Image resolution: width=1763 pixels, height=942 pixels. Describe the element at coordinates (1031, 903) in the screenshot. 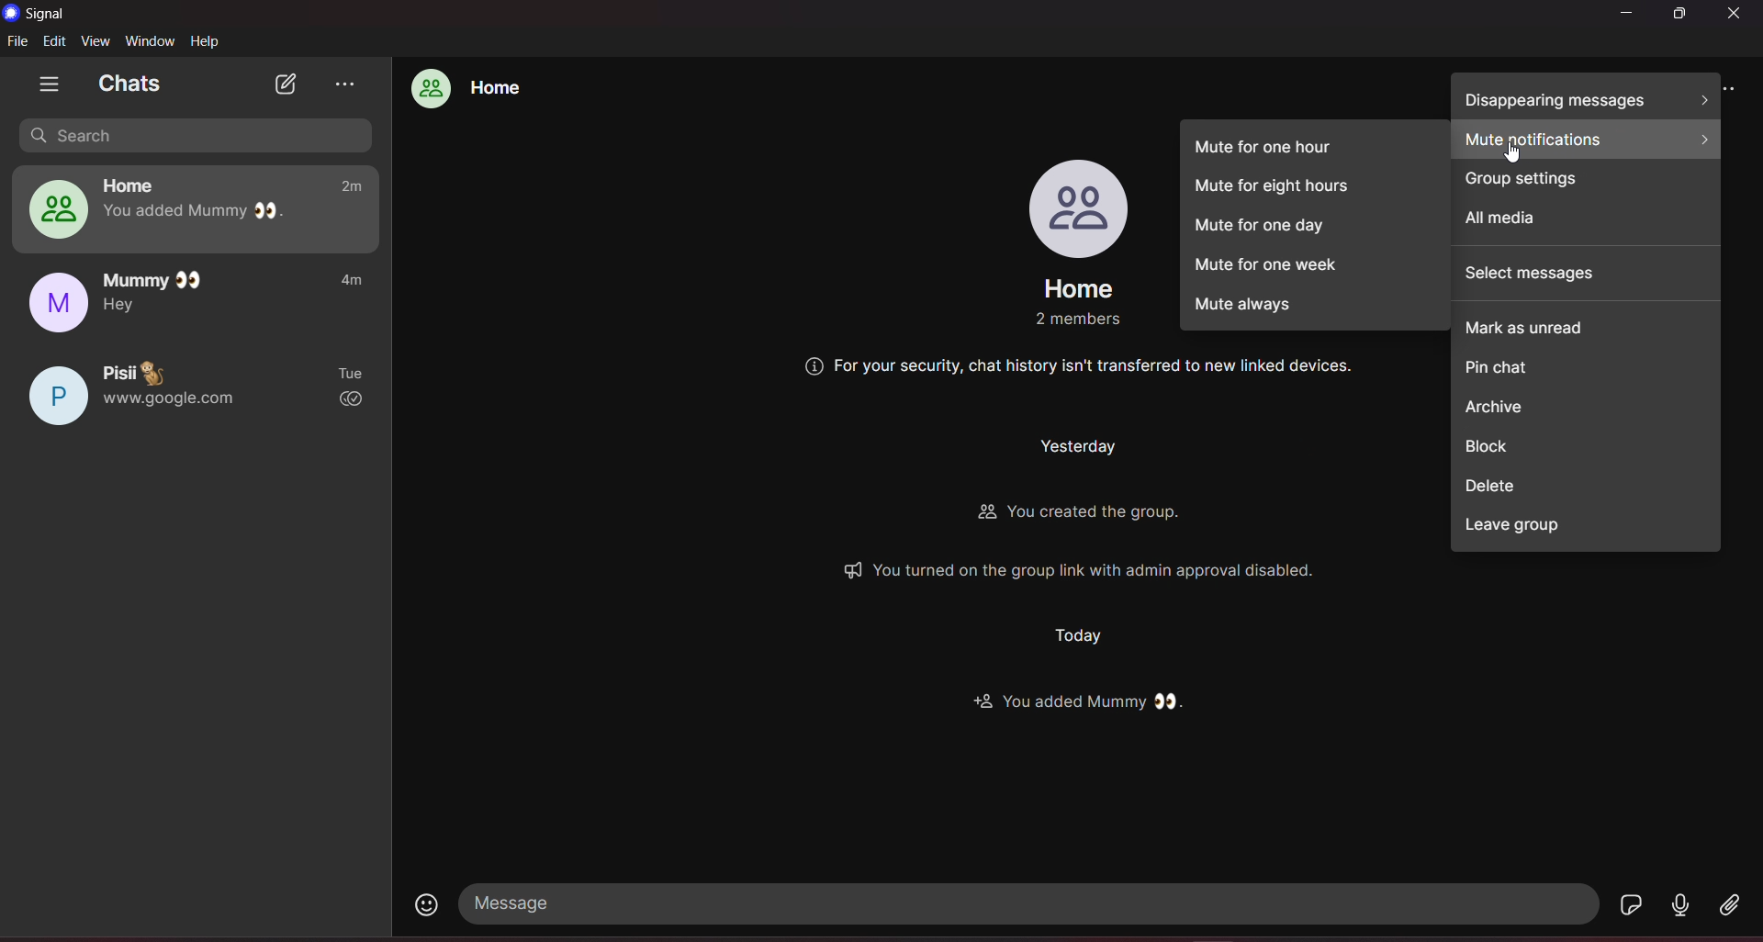

I see `message` at that location.